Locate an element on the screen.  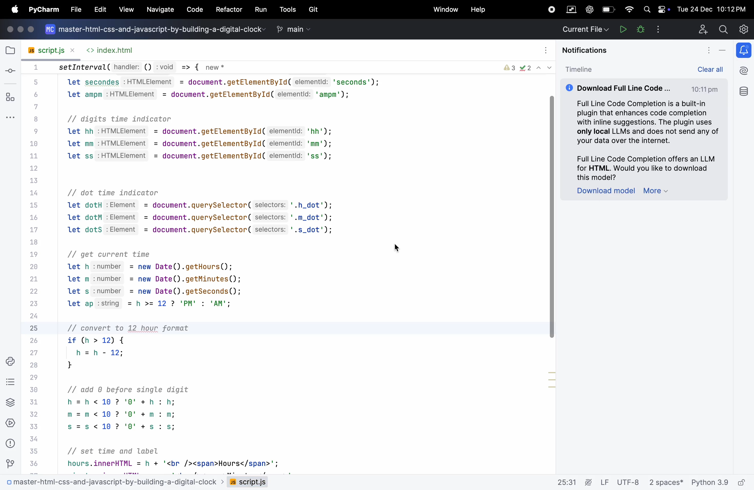
python 3.9 is located at coordinates (721, 483).